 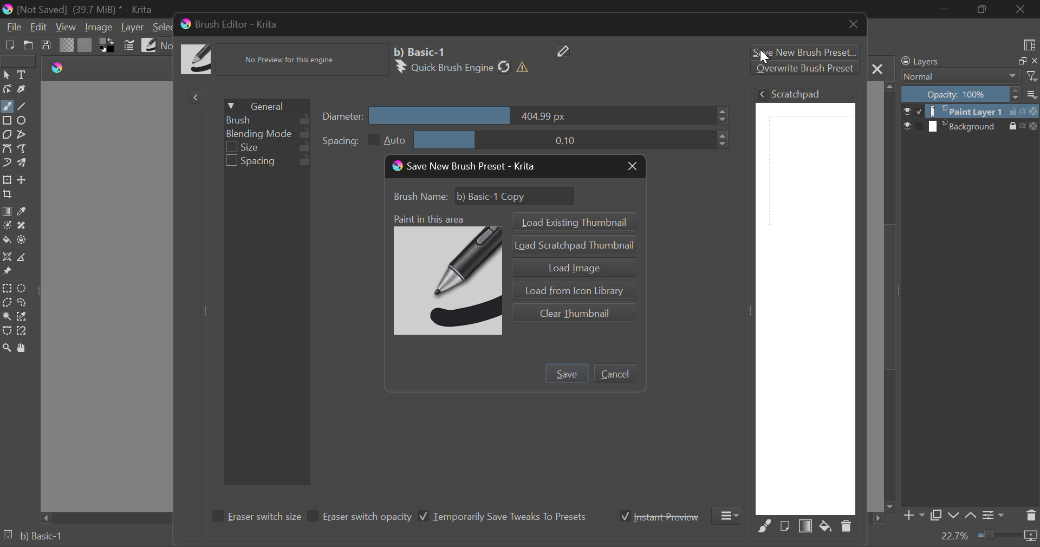 I want to click on Brush, so click(x=266, y=119).